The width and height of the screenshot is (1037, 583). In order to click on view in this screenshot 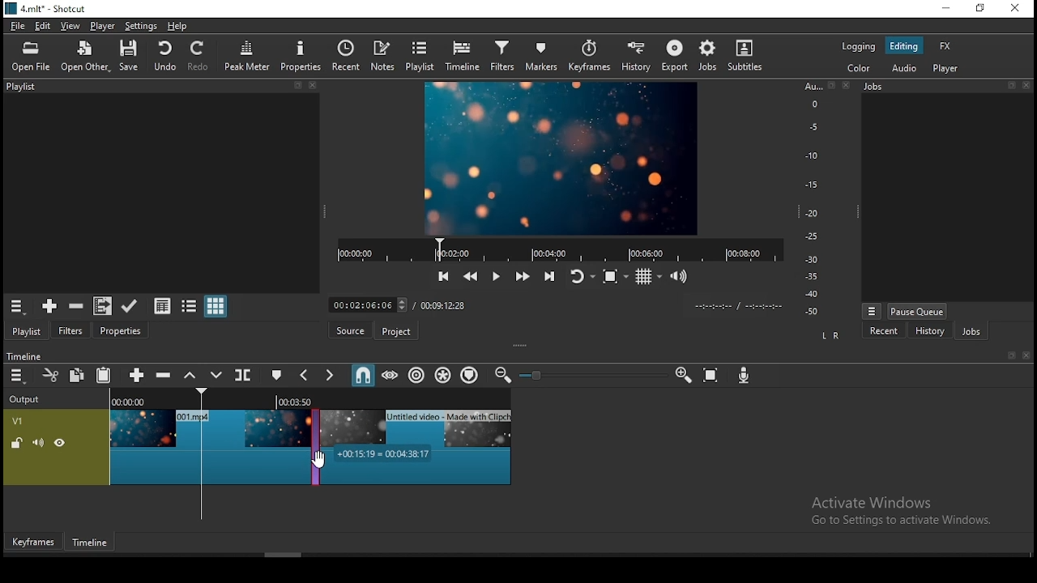, I will do `click(69, 25)`.